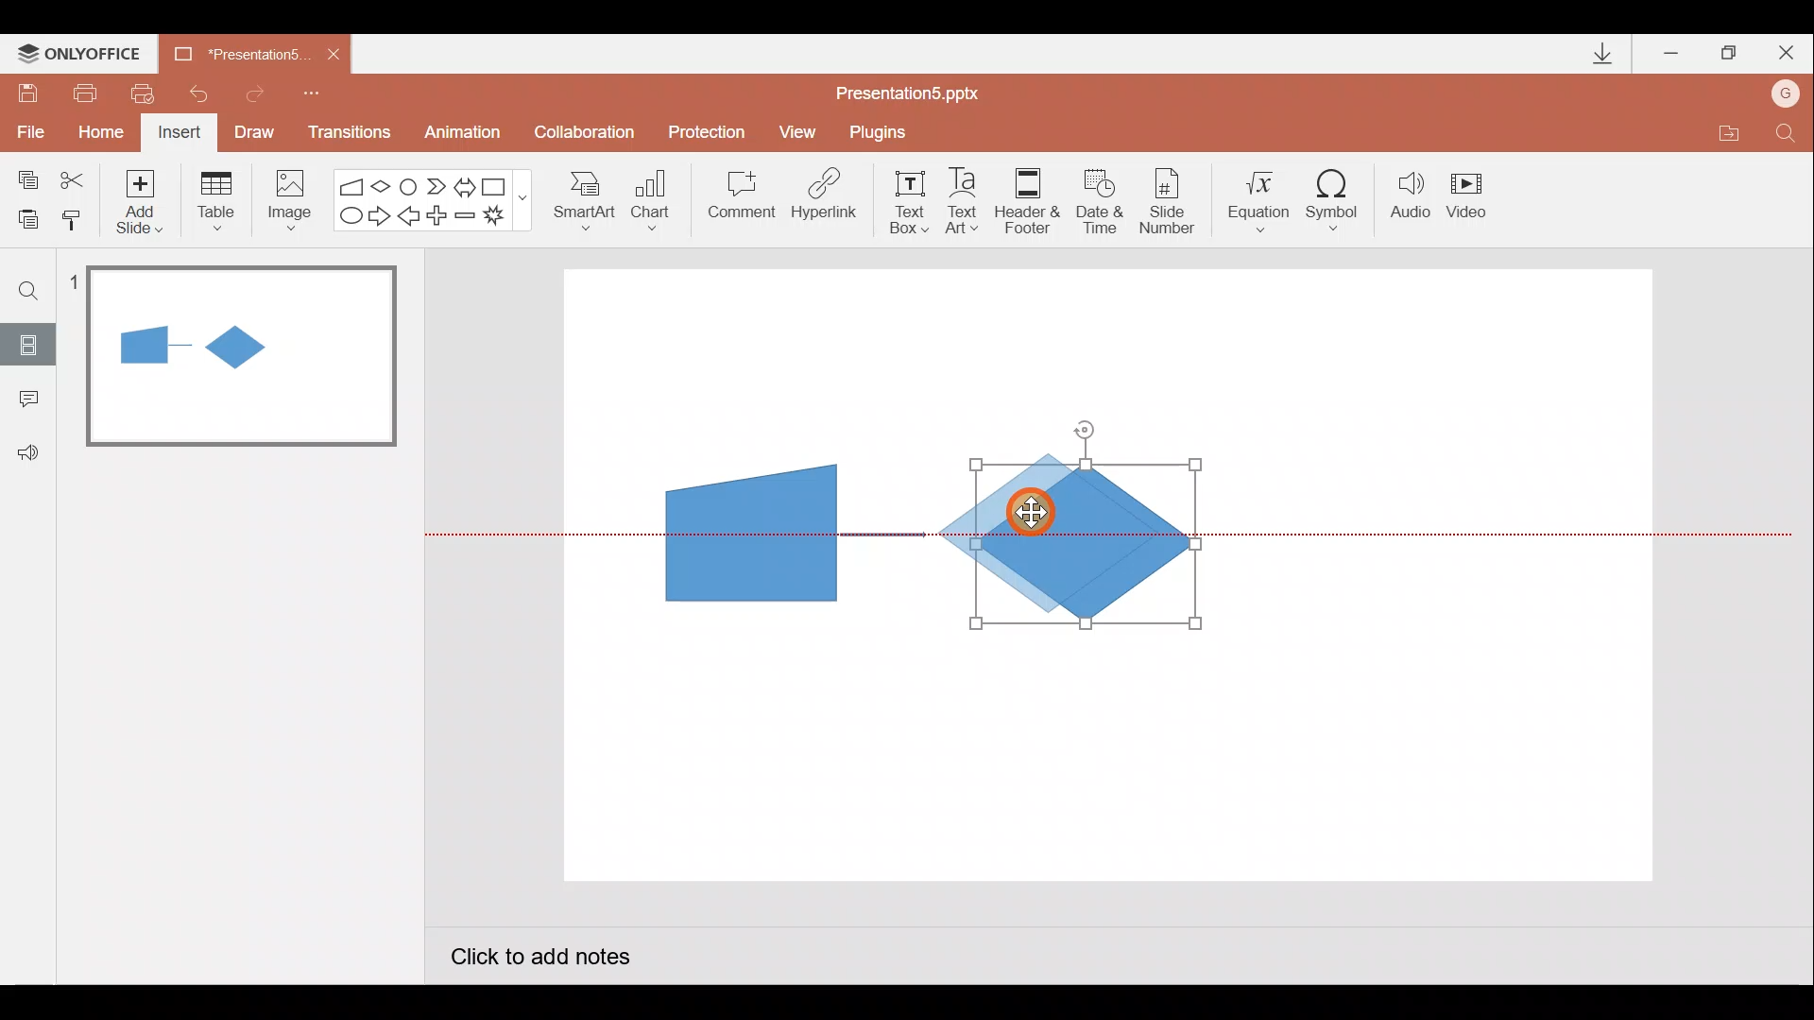  Describe the element at coordinates (1474, 197) in the screenshot. I see `Video` at that location.